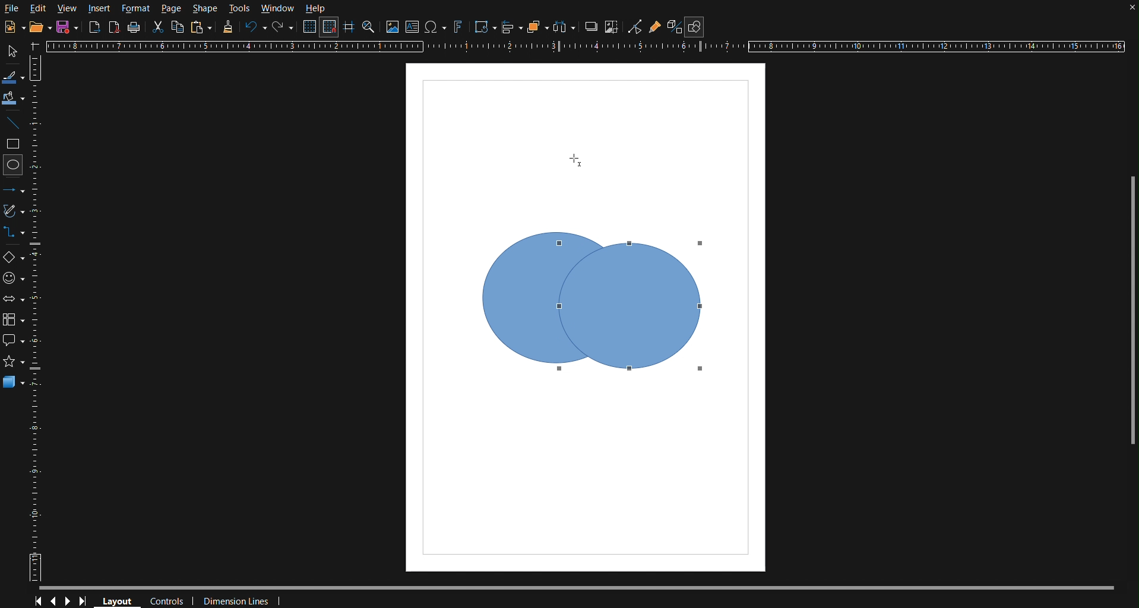 Image resolution: width=1139 pixels, height=608 pixels. What do you see at coordinates (413, 27) in the screenshot?
I see `Textbox` at bounding box center [413, 27].